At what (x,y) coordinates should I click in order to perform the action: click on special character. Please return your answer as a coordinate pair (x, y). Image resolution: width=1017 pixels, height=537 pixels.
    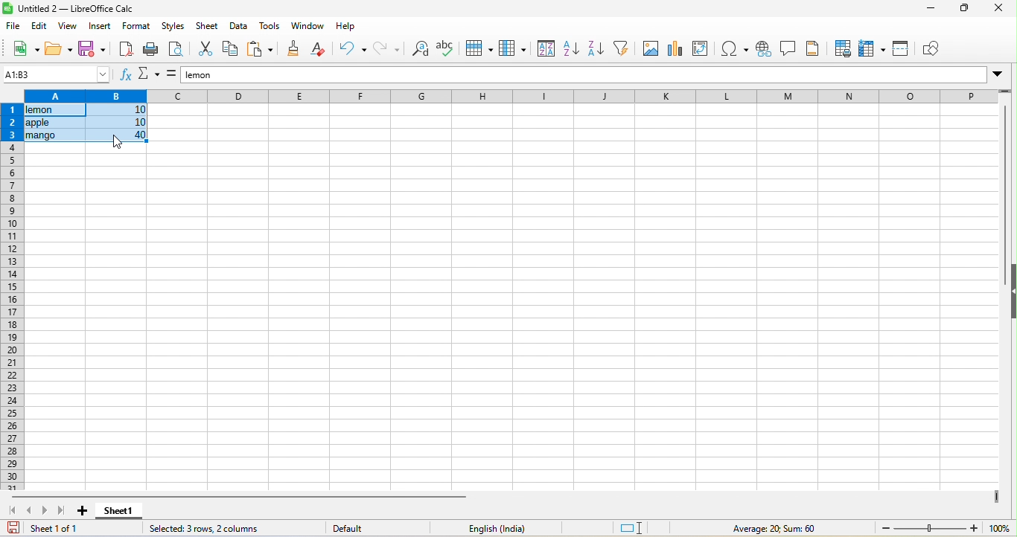
    Looking at the image, I should click on (733, 50).